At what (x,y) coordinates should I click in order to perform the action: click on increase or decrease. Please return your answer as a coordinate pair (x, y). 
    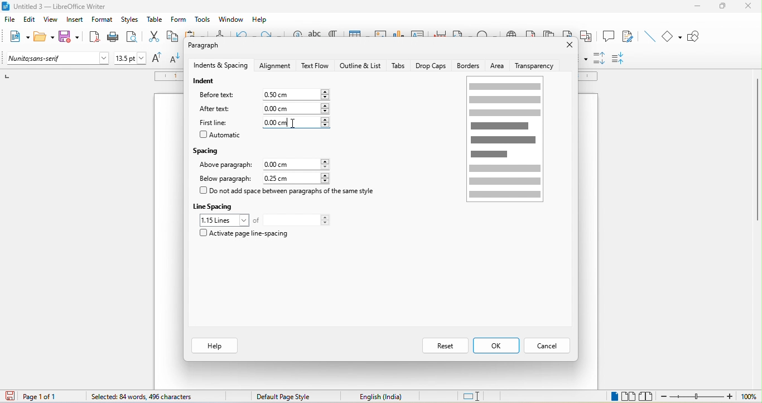
    Looking at the image, I should click on (325, 178).